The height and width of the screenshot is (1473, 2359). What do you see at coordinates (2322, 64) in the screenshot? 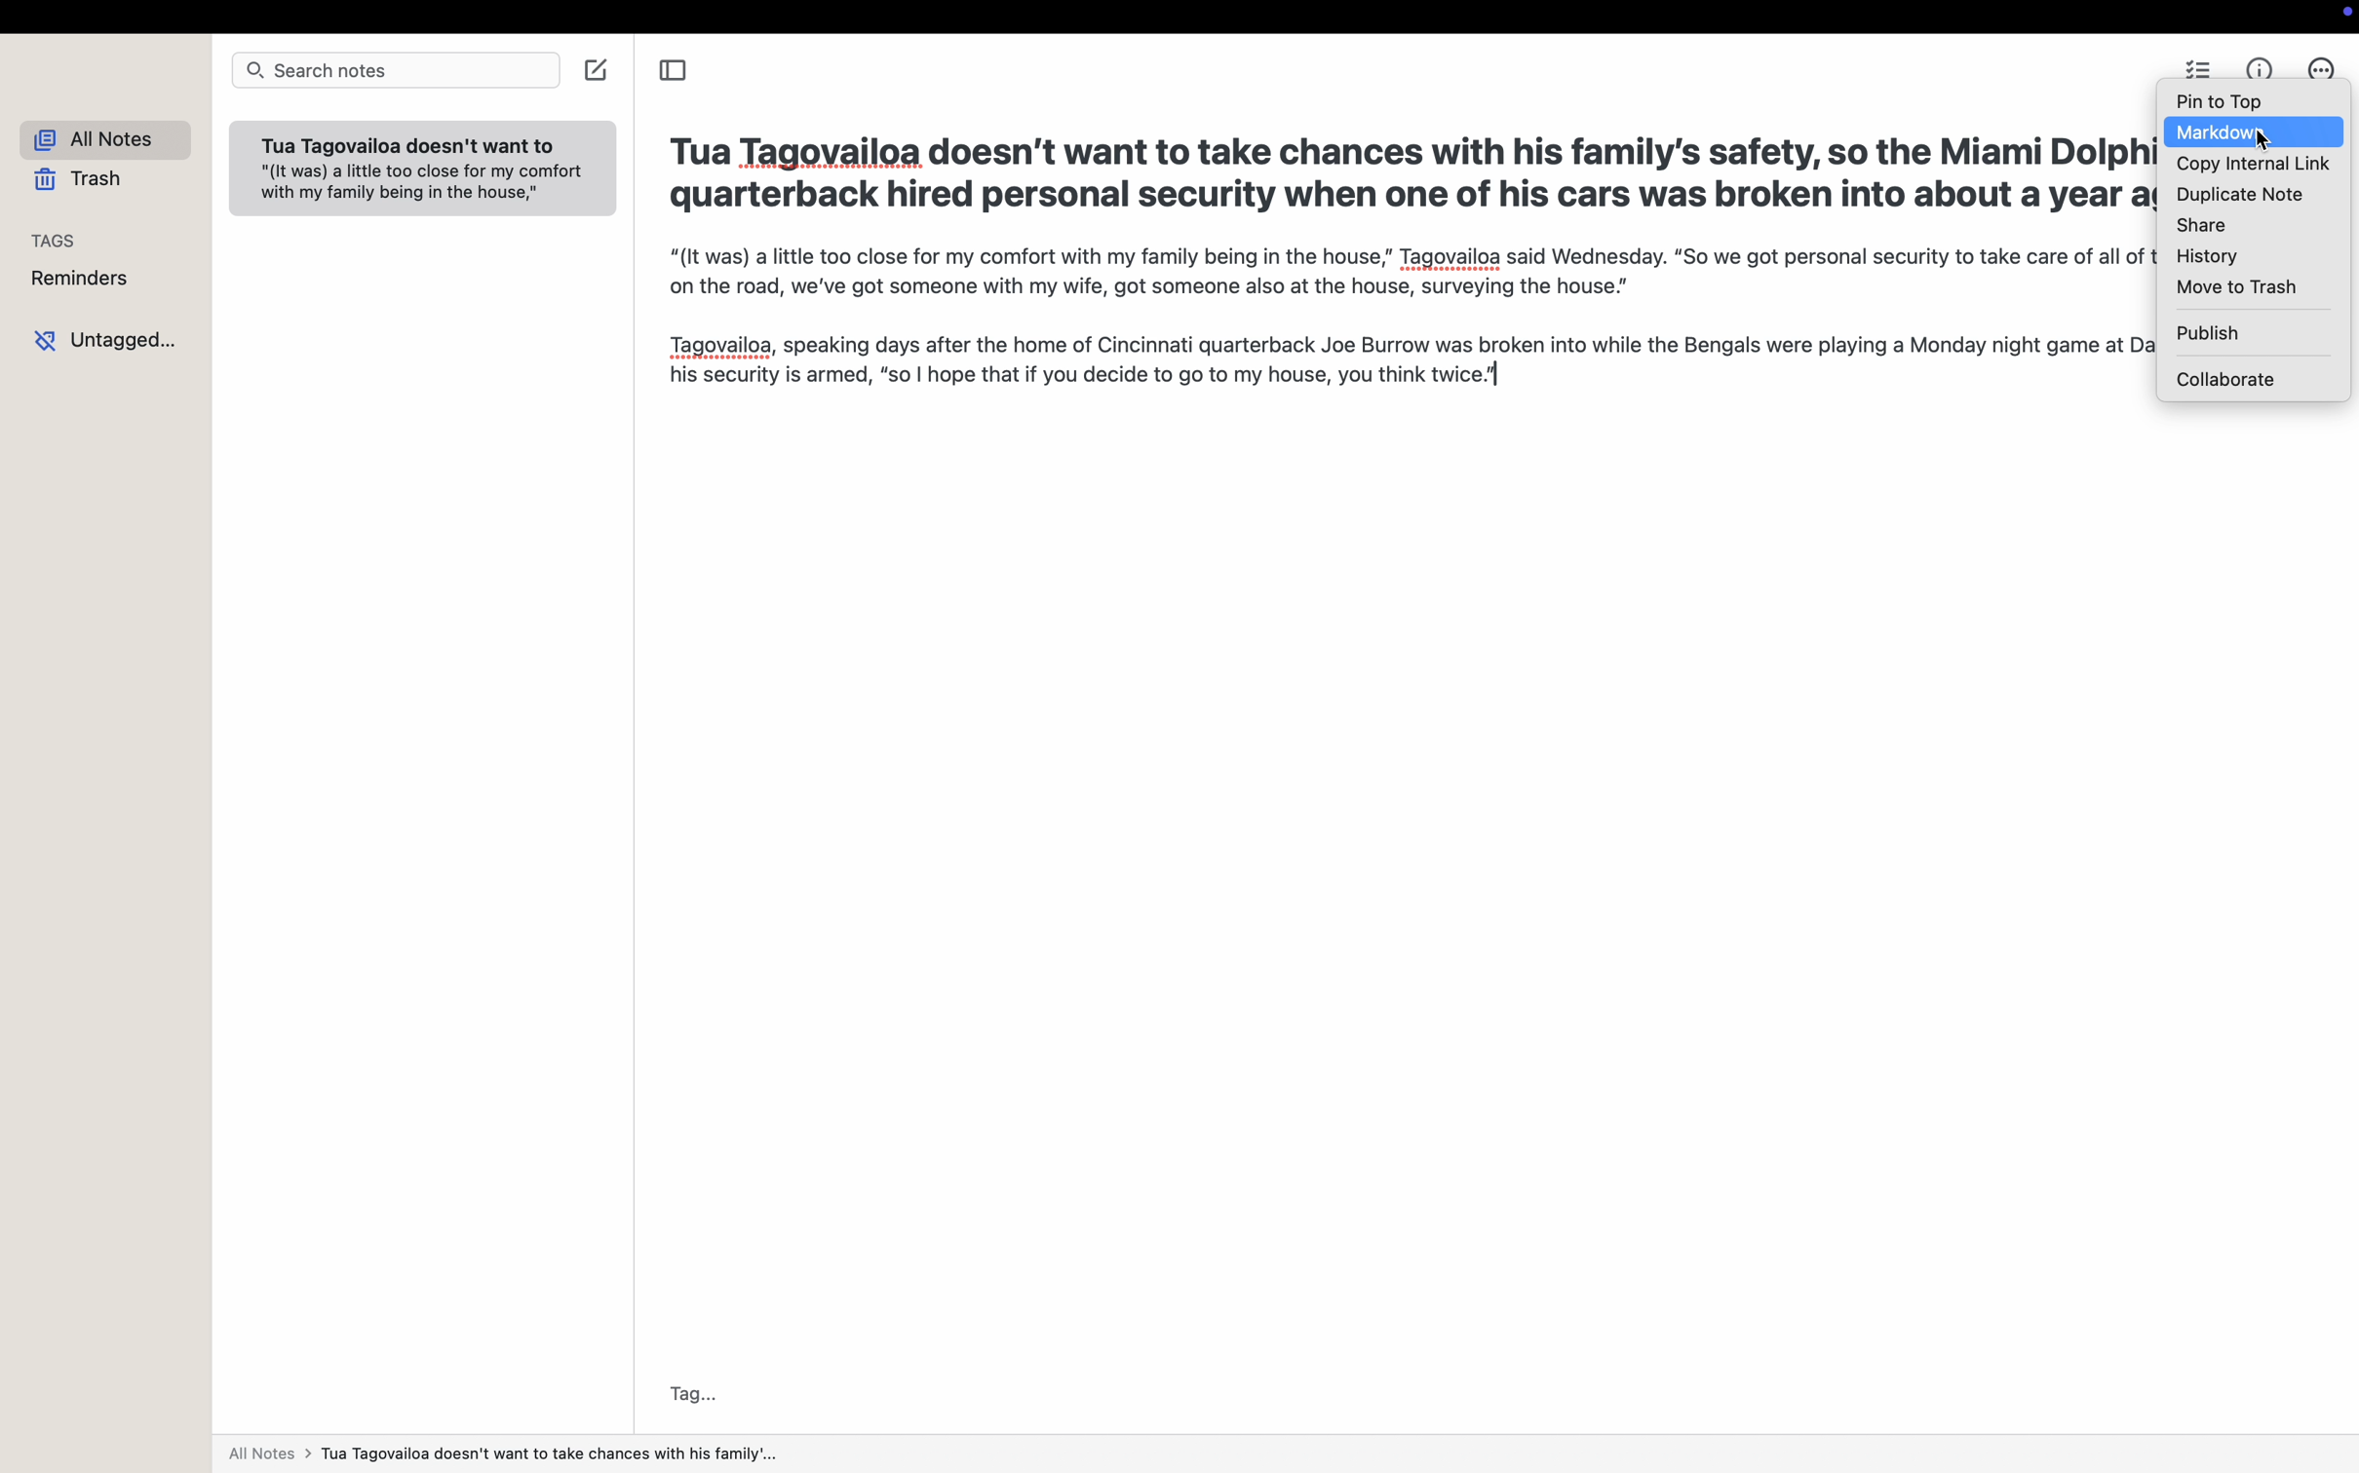
I see `click on more options` at bounding box center [2322, 64].